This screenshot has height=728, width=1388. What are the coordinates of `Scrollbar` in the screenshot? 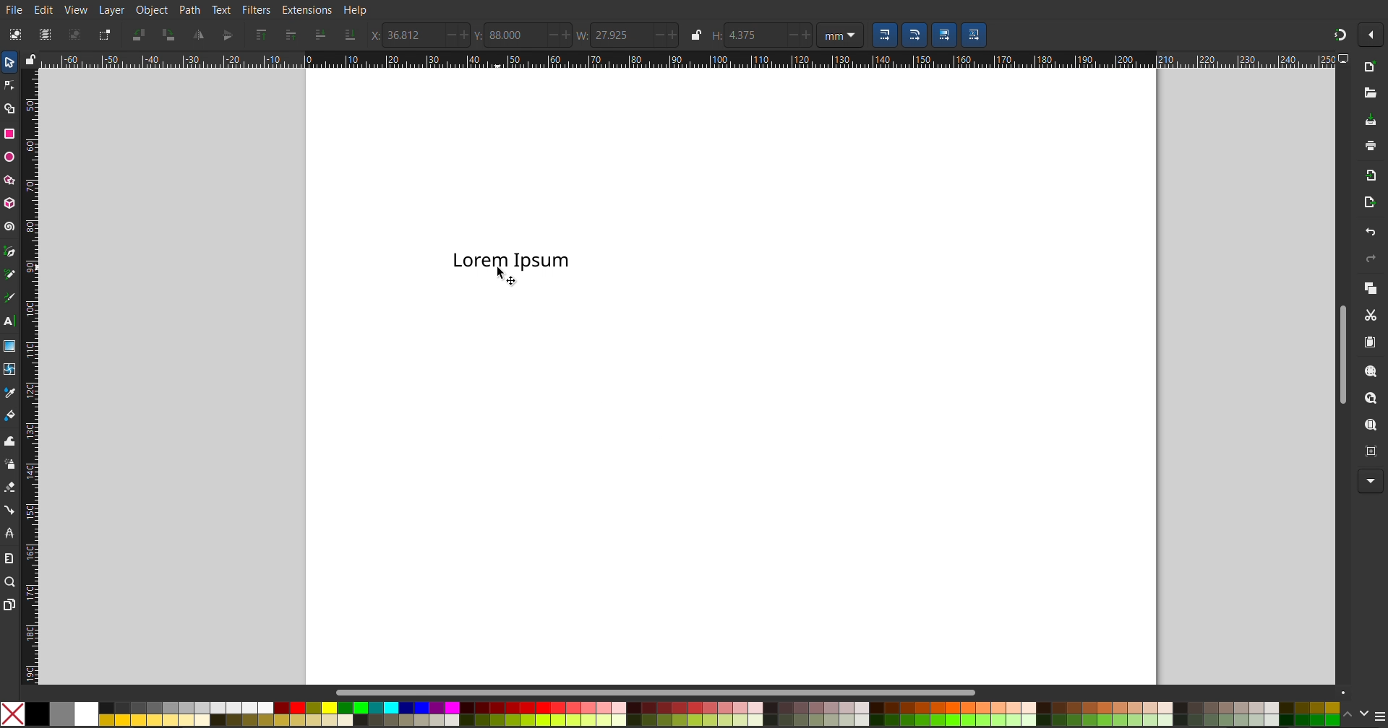 It's located at (664, 692).